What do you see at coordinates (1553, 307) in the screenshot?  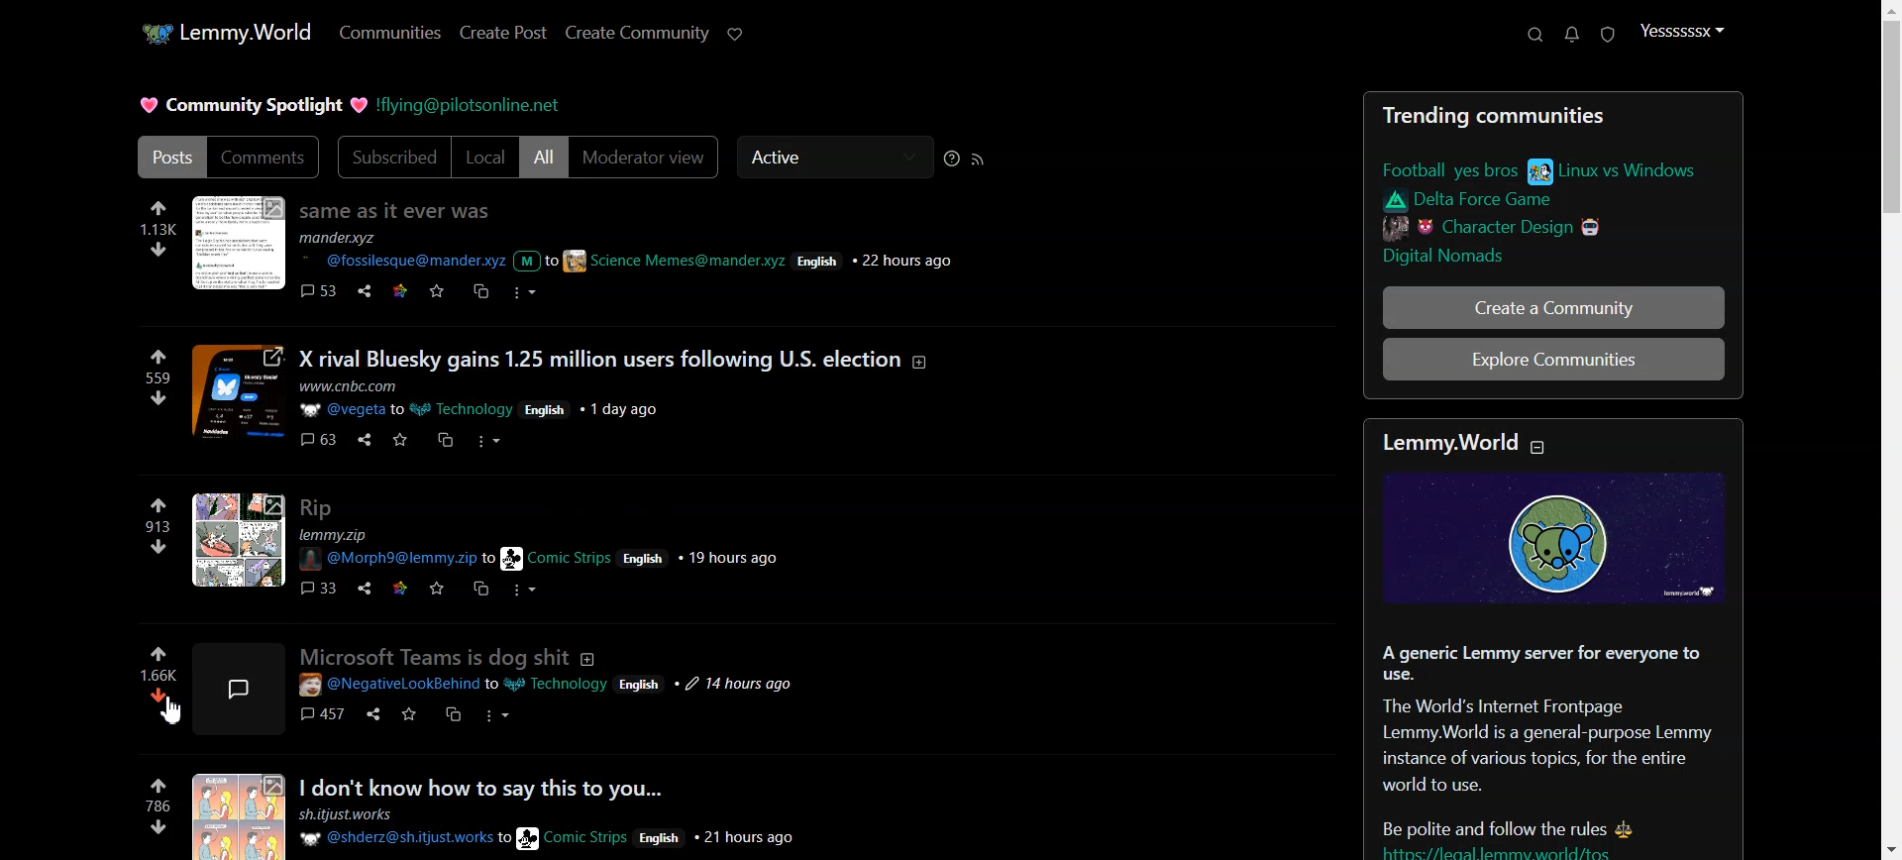 I see `Create a Community` at bounding box center [1553, 307].